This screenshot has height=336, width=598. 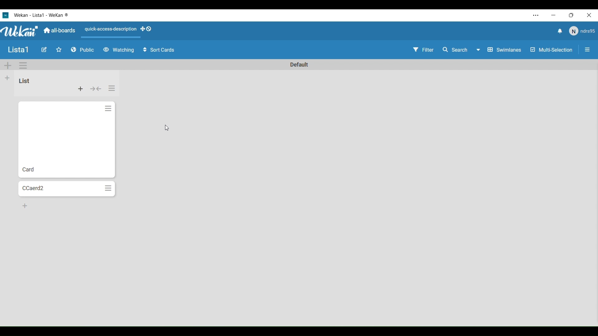 What do you see at coordinates (461, 50) in the screenshot?
I see `Search` at bounding box center [461, 50].